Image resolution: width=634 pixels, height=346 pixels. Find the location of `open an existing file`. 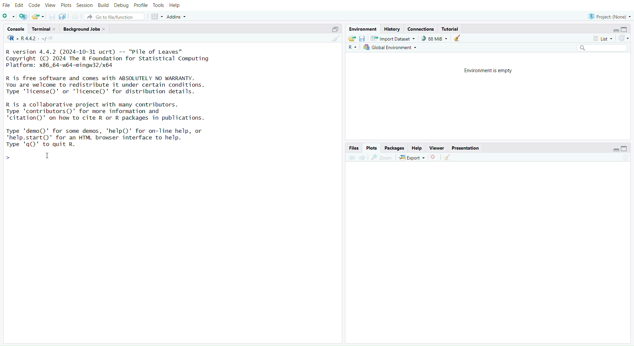

open an existing file is located at coordinates (39, 17).